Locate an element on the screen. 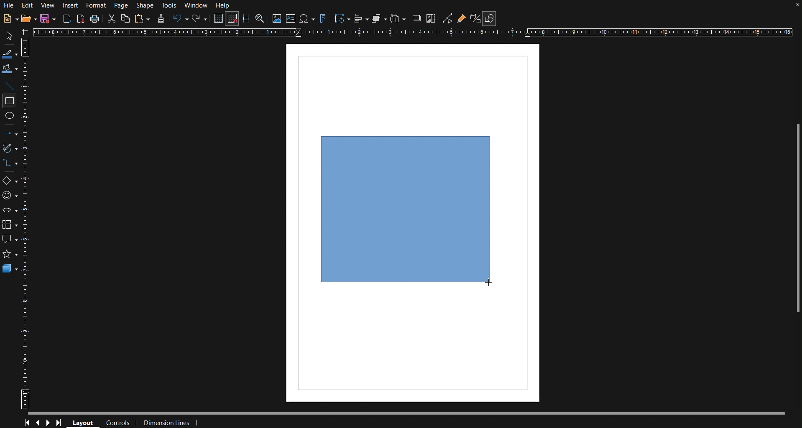 This screenshot has width=802, height=428. Rectangle is located at coordinates (10, 101).